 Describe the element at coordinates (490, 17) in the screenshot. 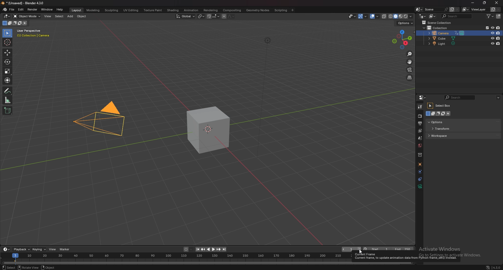

I see `filter` at that location.